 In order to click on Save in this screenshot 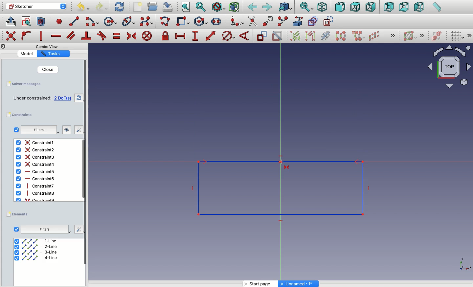, I will do `click(23, 83)`.